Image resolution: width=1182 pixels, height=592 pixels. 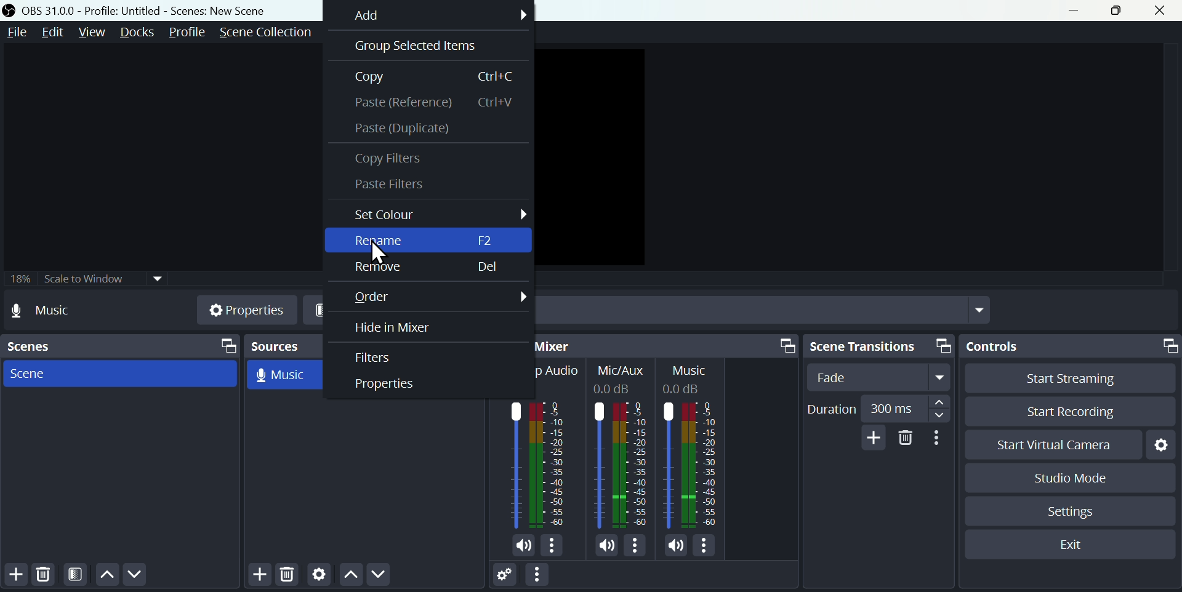 What do you see at coordinates (561, 370) in the screenshot?
I see `` at bounding box center [561, 370].